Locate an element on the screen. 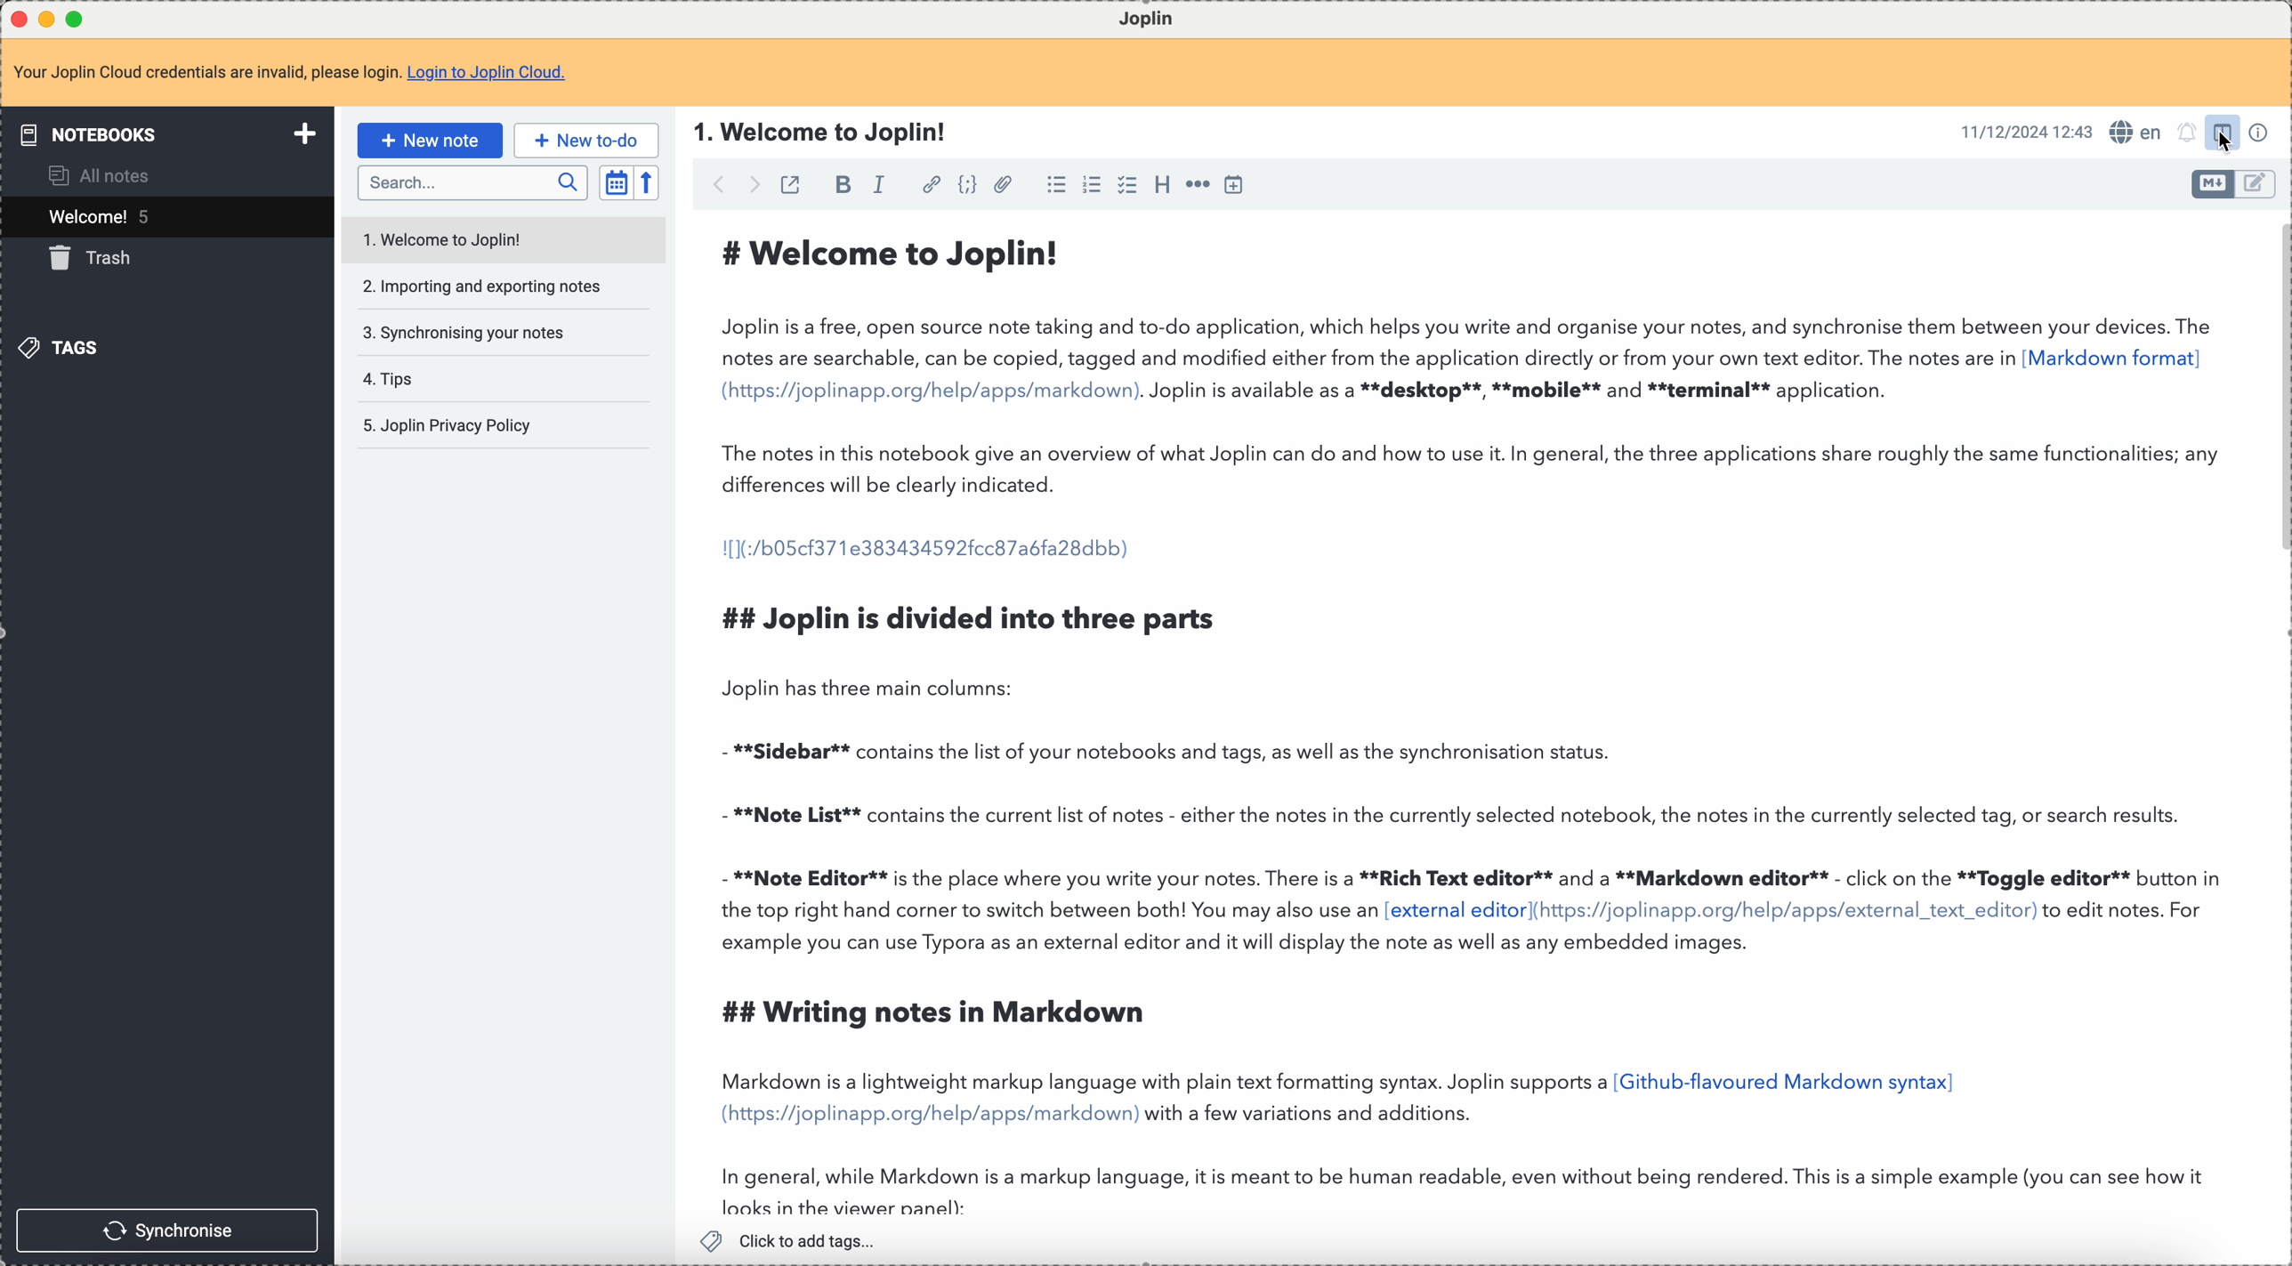 This screenshot has width=2292, height=1266. - **Note Editor** is the place where you write your notes. There is a **Rich Text editor** and a **Markdown editor** - click on the **Toggle editor** button in is located at coordinates (1477, 877).